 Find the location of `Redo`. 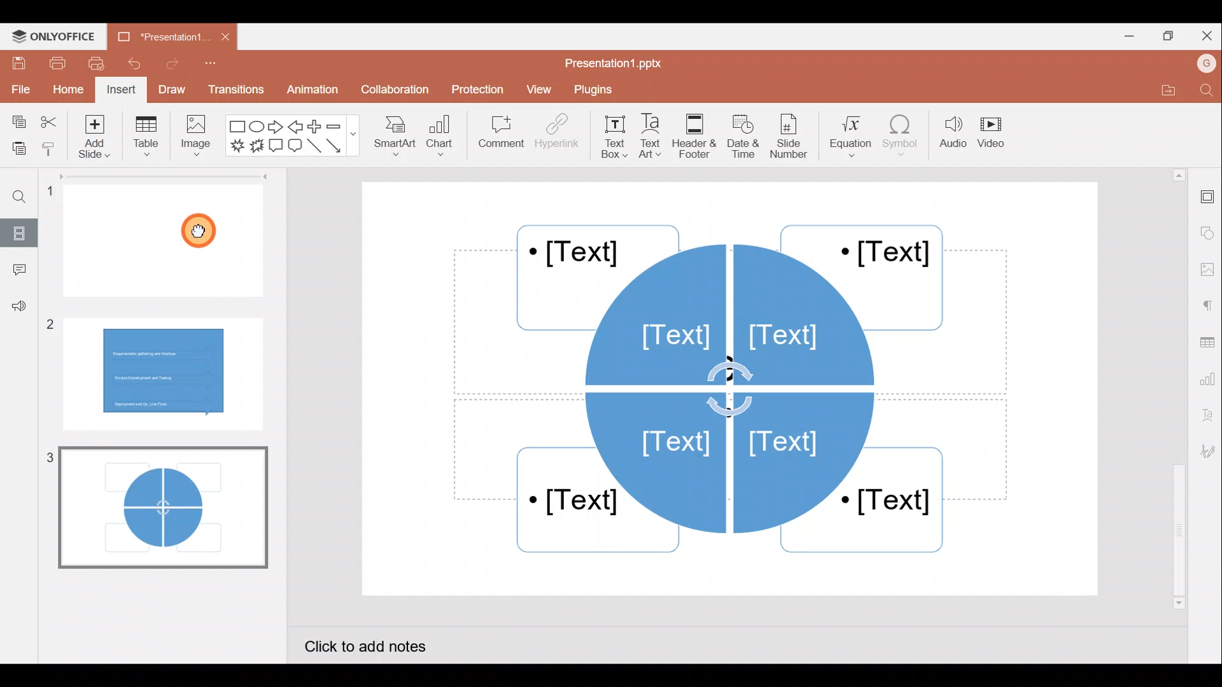

Redo is located at coordinates (169, 67).